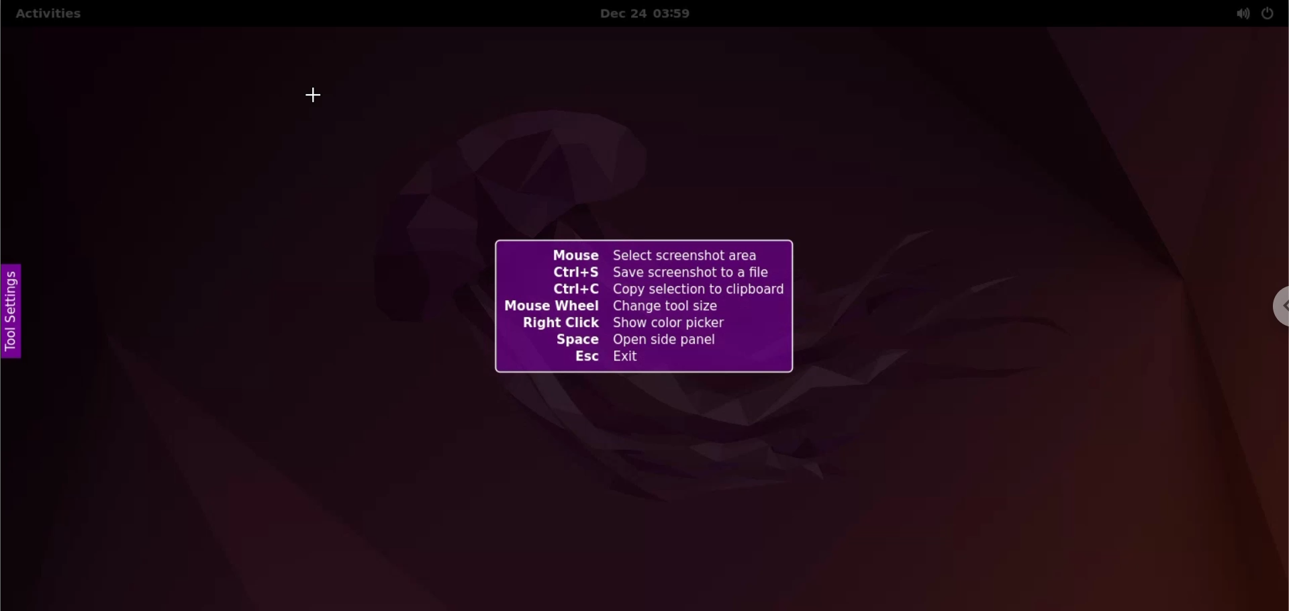 Image resolution: width=1289 pixels, height=611 pixels. I want to click on power options , so click(1270, 12).